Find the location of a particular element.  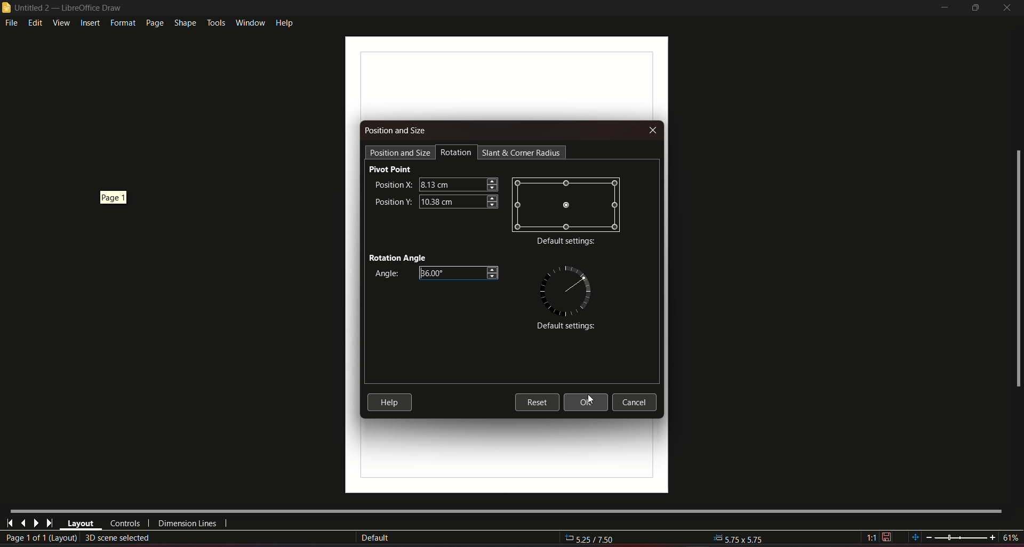

file is located at coordinates (12, 23).